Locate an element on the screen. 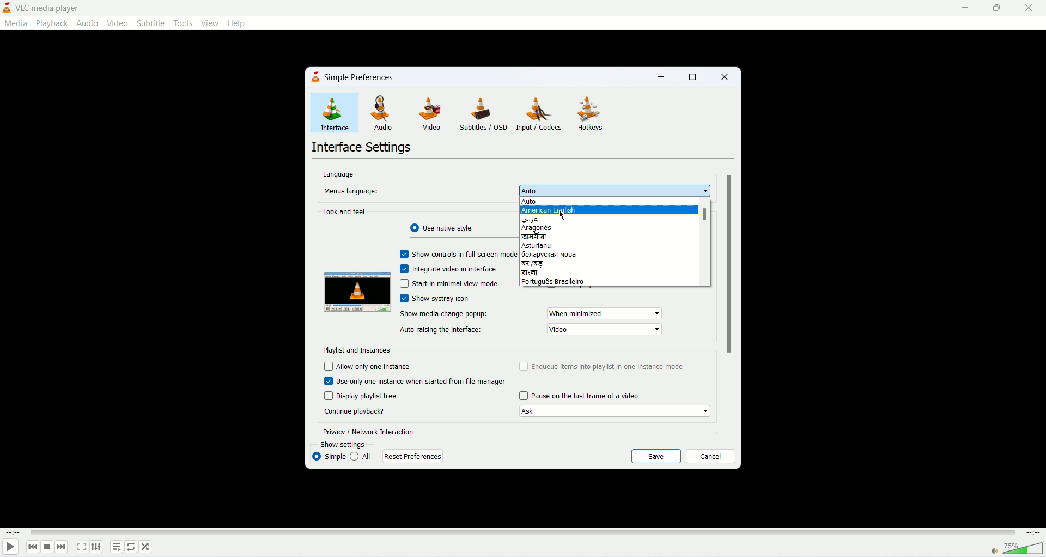 This screenshot has height=557, width=1046. audio is located at coordinates (87, 23).